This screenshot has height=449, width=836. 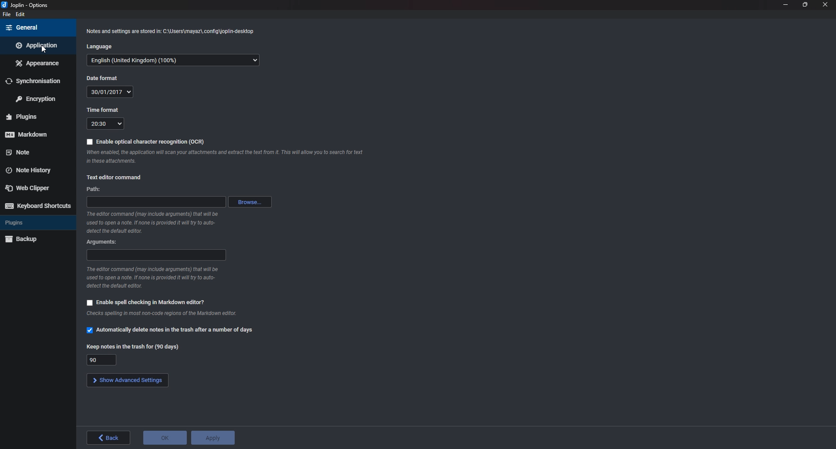 I want to click on Synchronization, so click(x=37, y=80).